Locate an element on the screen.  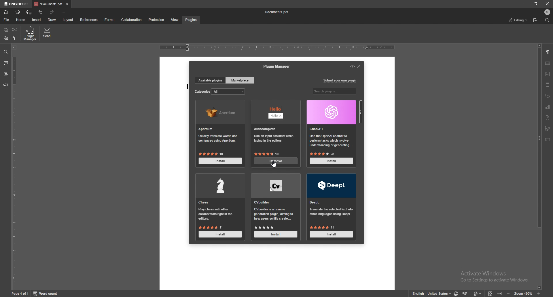
install is located at coordinates (332, 235).